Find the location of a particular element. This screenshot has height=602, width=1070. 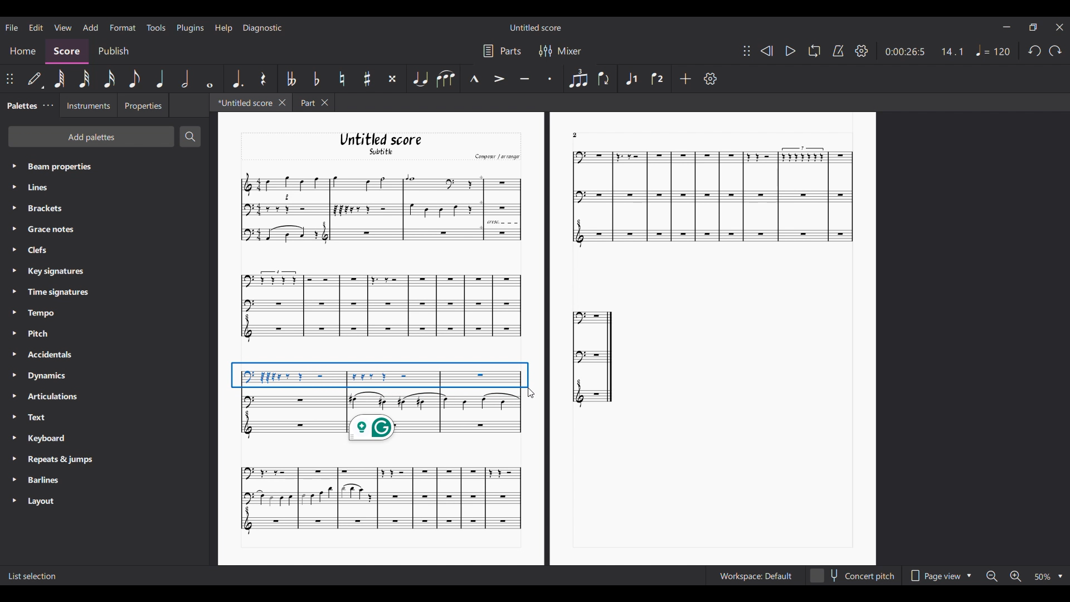

Tuplet is located at coordinates (578, 78).